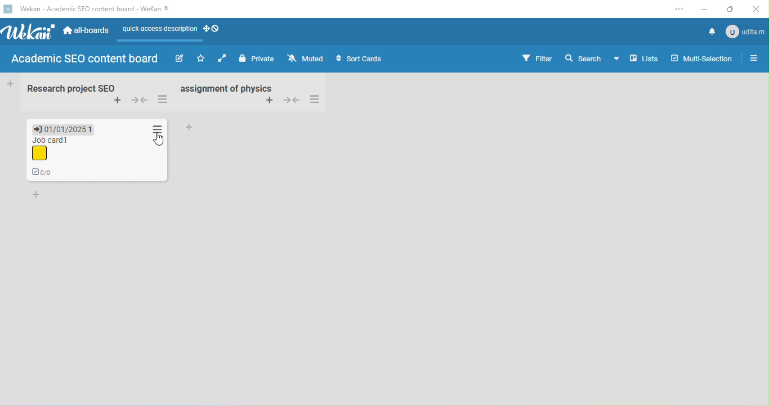 This screenshot has height=406, width=769. What do you see at coordinates (69, 88) in the screenshot?
I see `research project seo` at bounding box center [69, 88].